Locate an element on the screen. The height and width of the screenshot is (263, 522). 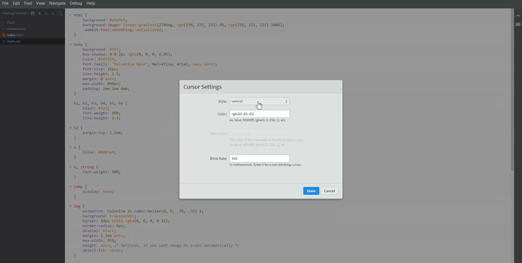
transparent is located at coordinates (244, 133).